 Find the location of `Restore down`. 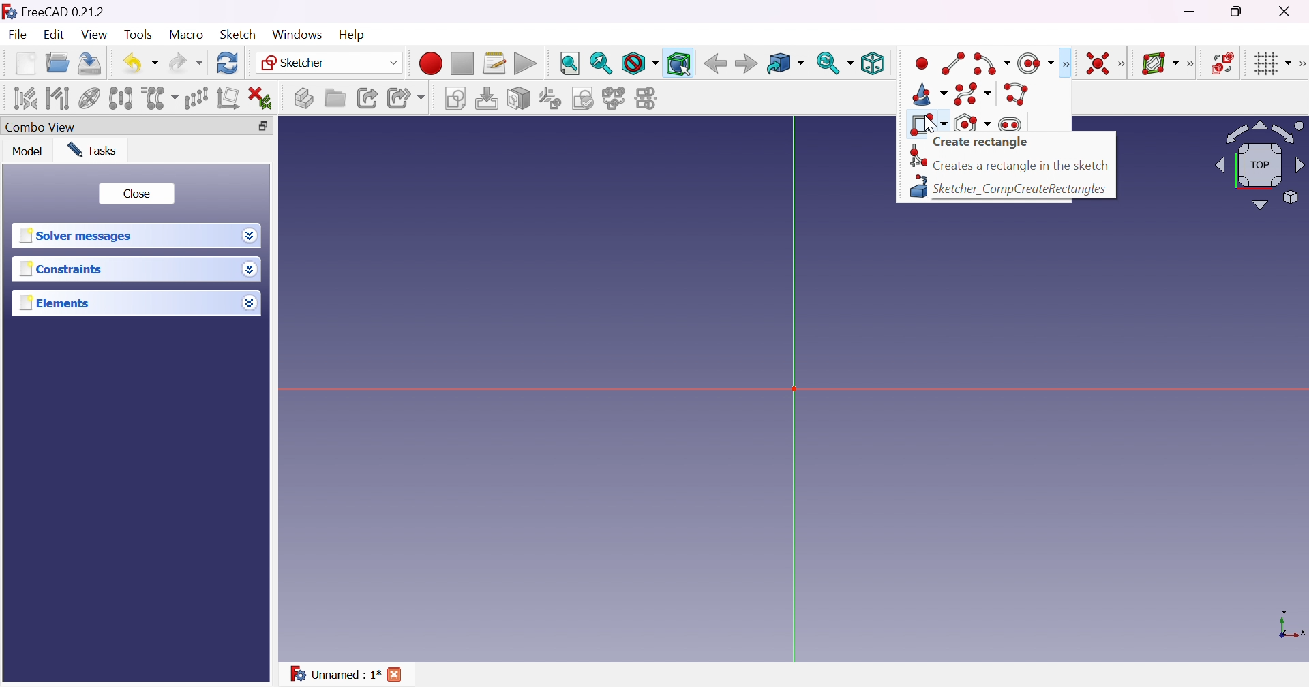

Restore down is located at coordinates (263, 126).